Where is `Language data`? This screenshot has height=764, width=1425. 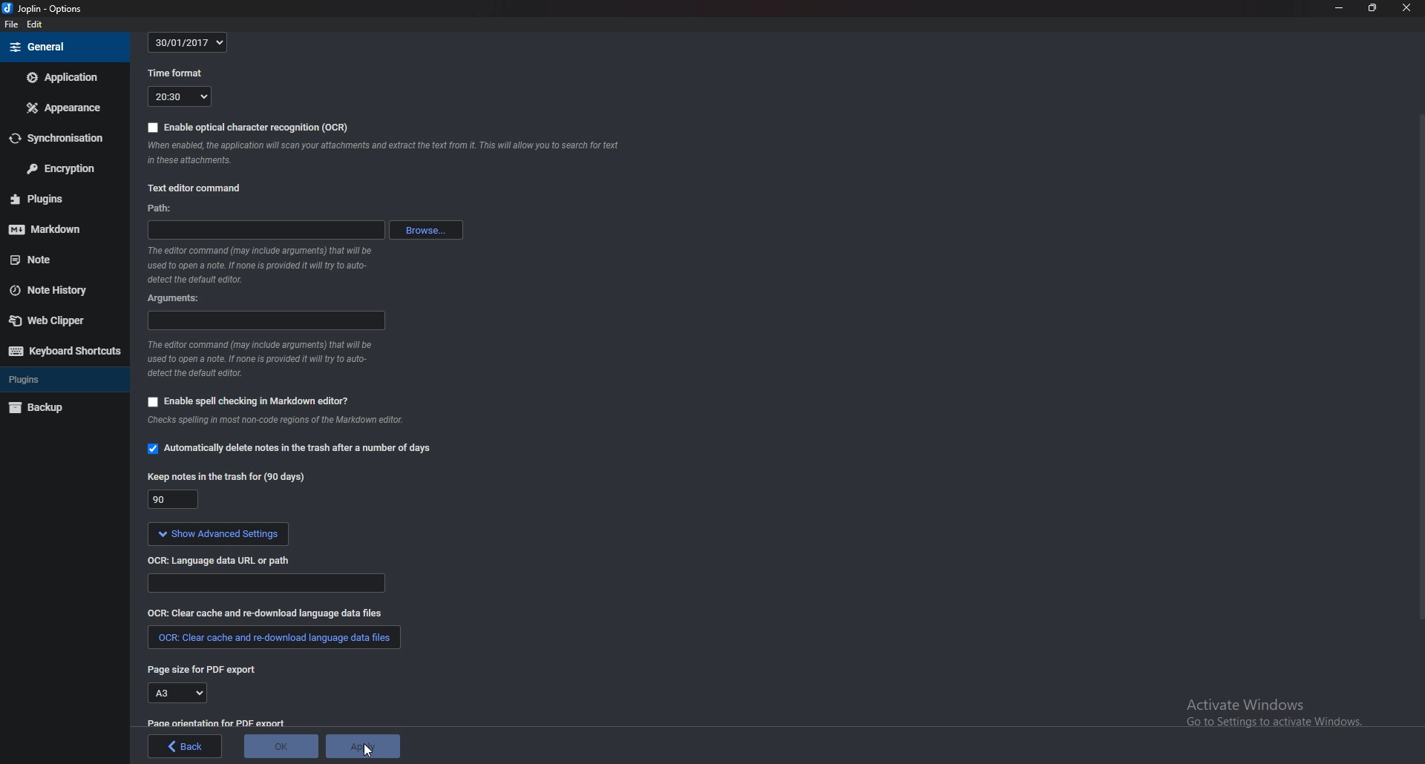 Language data is located at coordinates (268, 584).